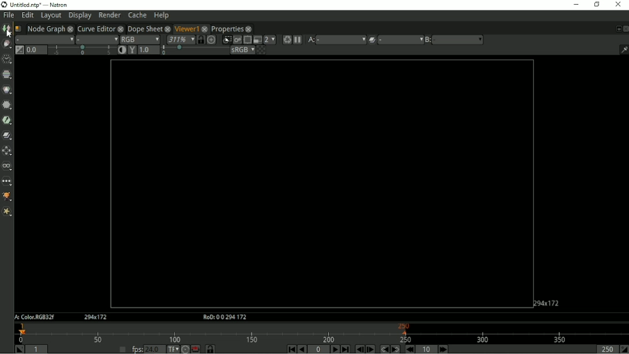  I want to click on B, so click(427, 40).